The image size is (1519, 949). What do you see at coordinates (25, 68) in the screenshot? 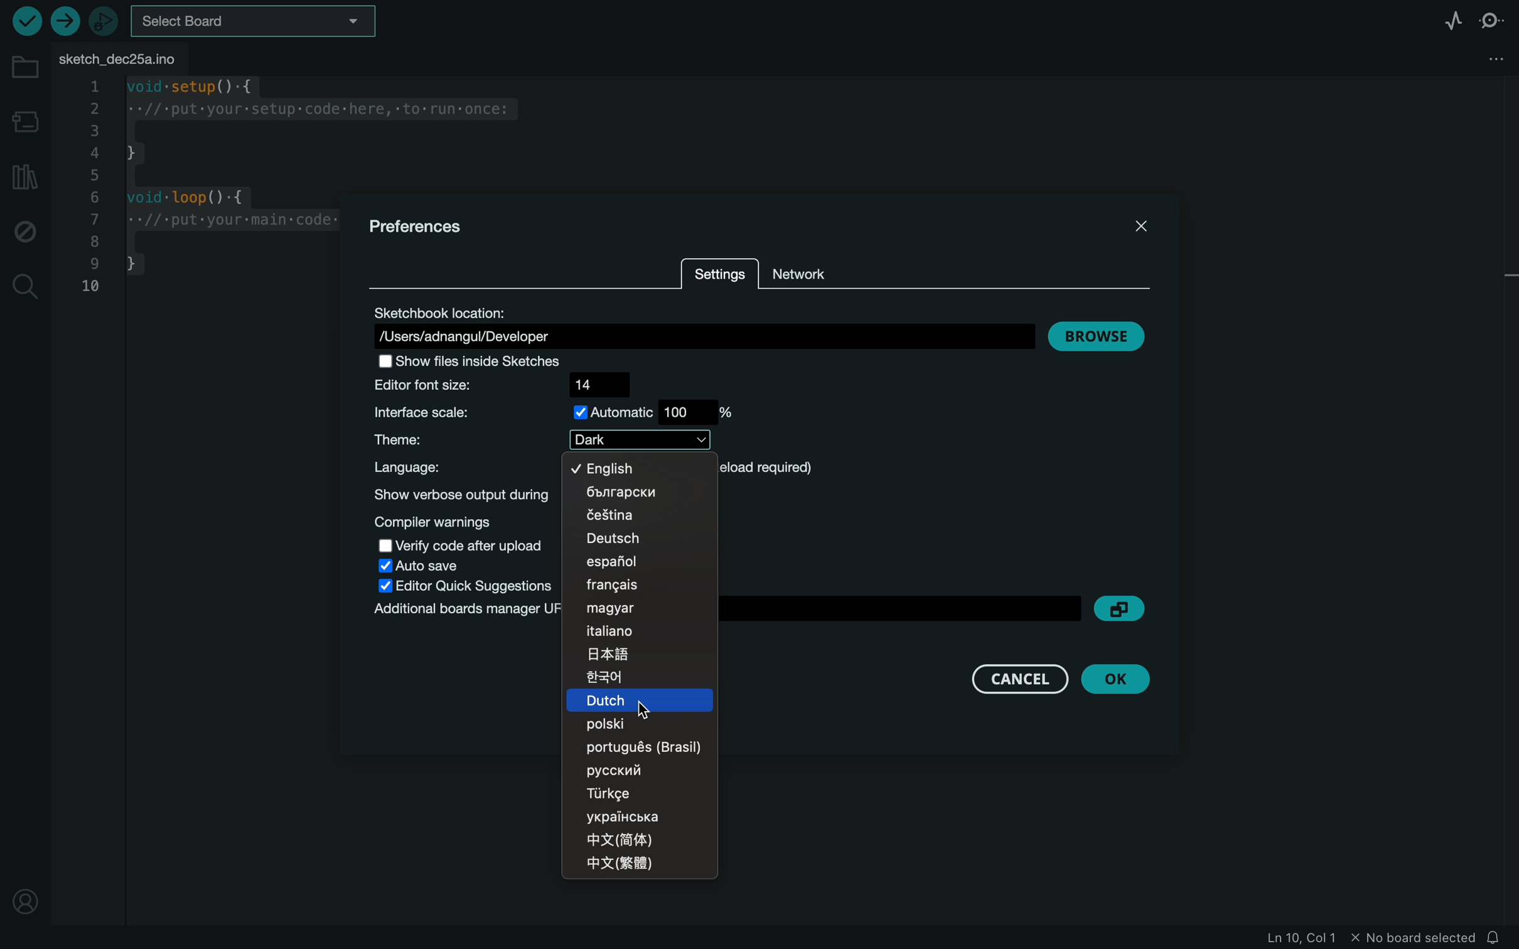
I see `folder` at bounding box center [25, 68].